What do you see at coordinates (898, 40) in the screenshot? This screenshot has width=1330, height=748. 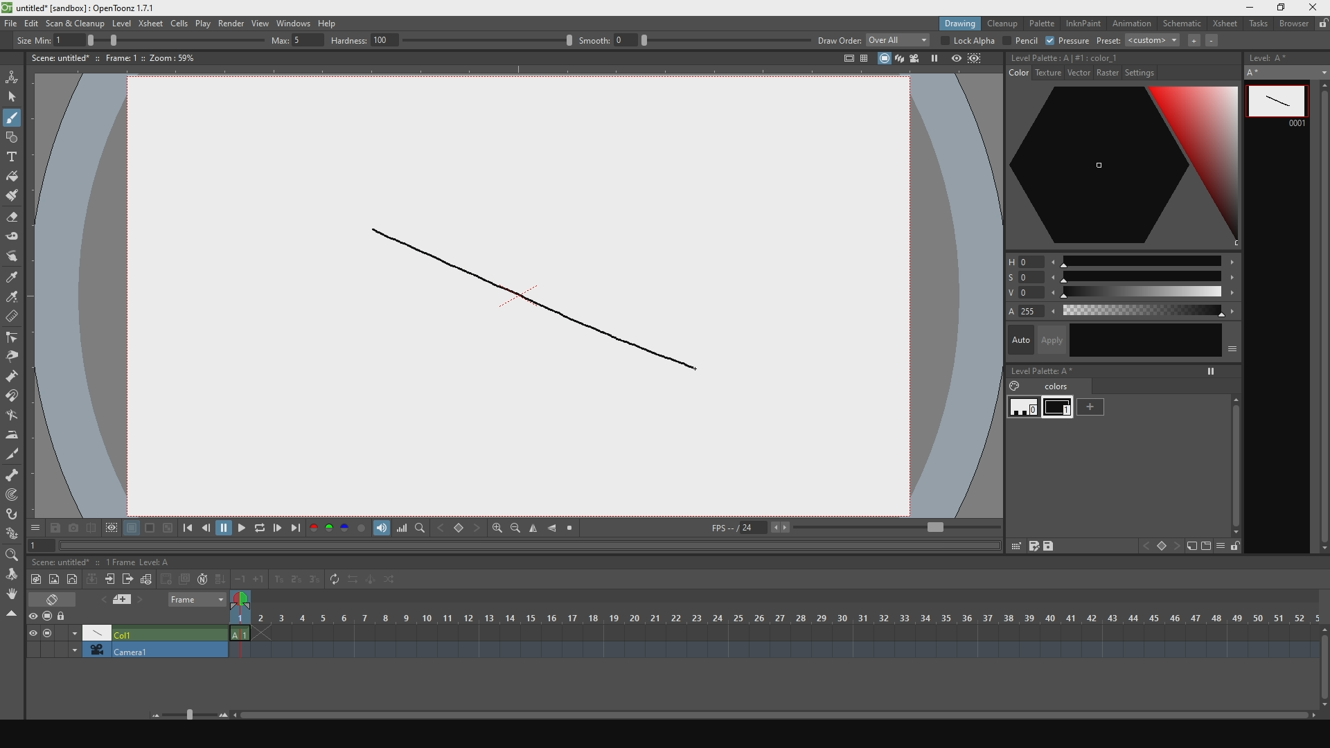 I see `overall` at bounding box center [898, 40].